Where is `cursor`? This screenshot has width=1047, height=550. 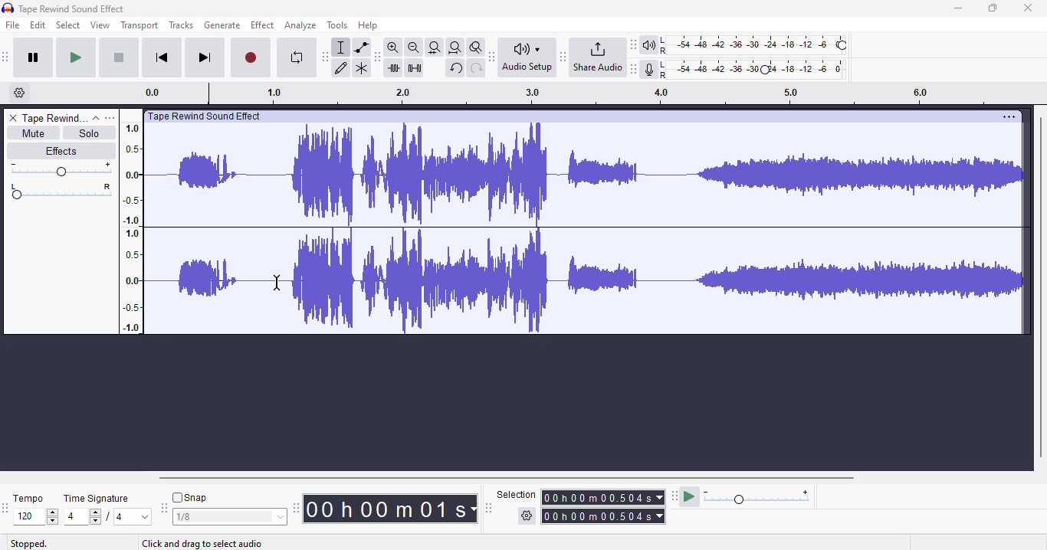 cursor is located at coordinates (277, 282).